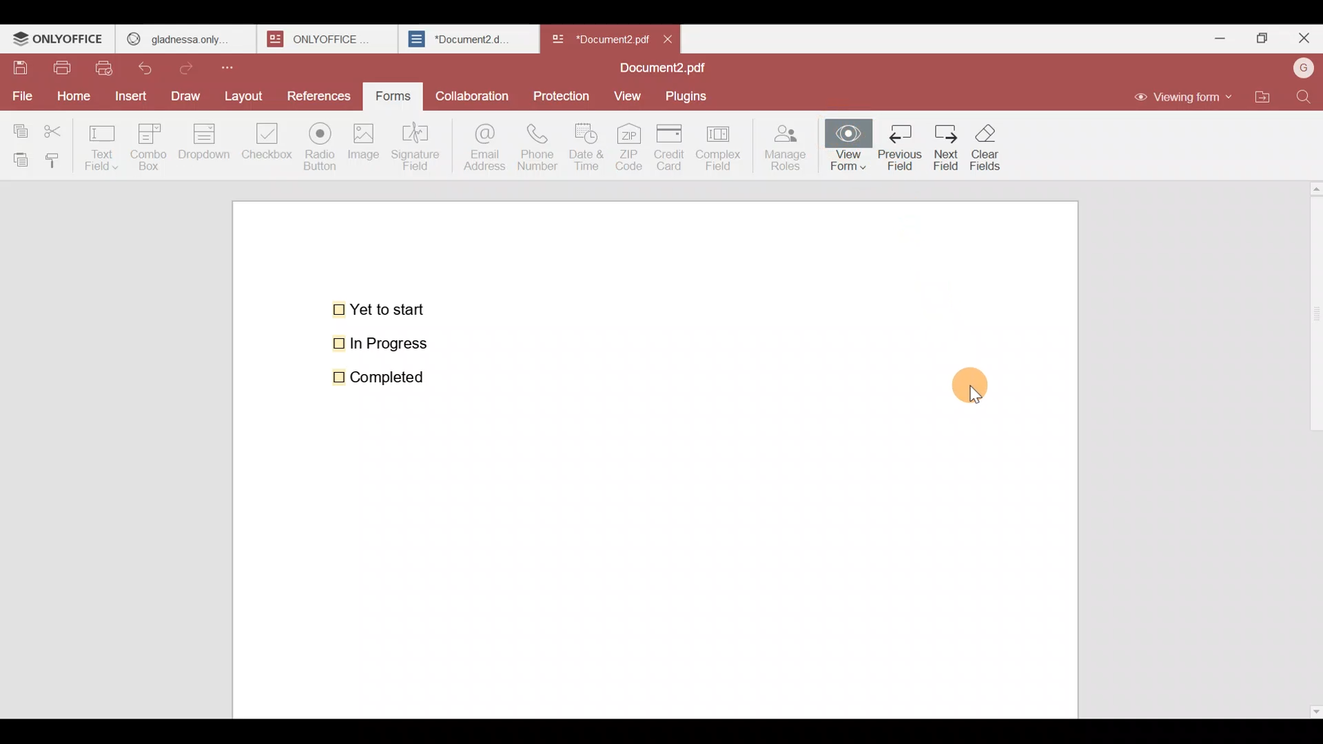 The height and width of the screenshot is (744, 1323). Describe the element at coordinates (659, 70) in the screenshot. I see `Document2.pdf` at that location.